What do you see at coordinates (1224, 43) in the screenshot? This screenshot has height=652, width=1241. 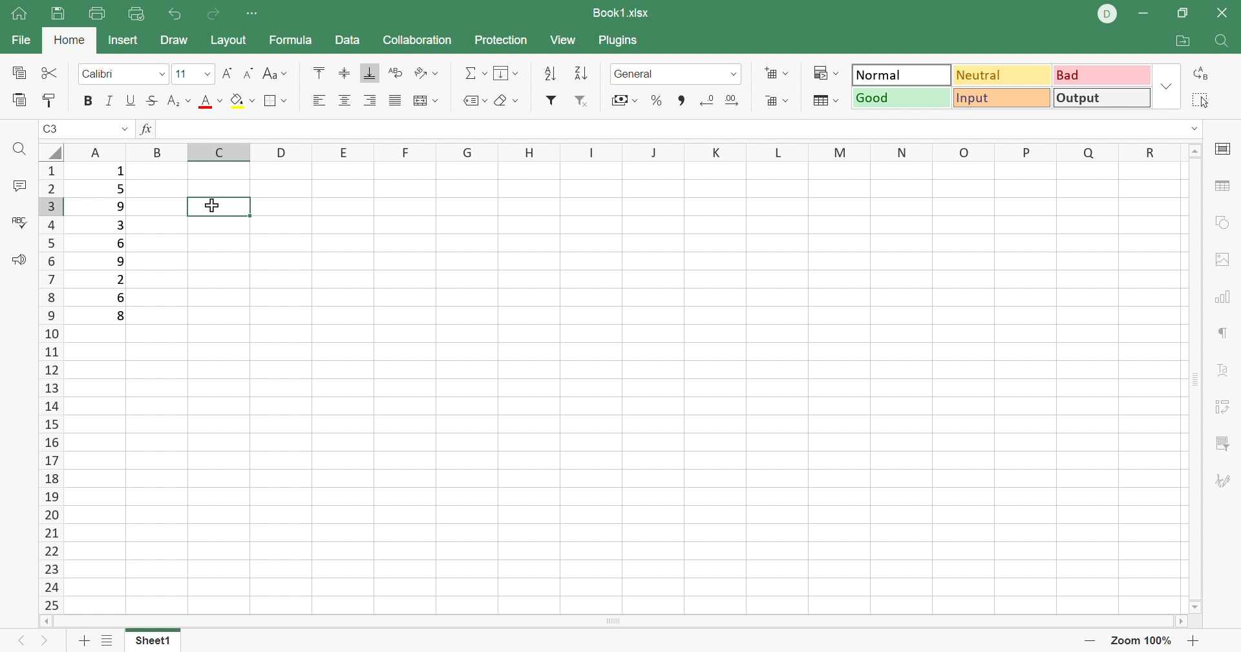 I see `Find` at bounding box center [1224, 43].